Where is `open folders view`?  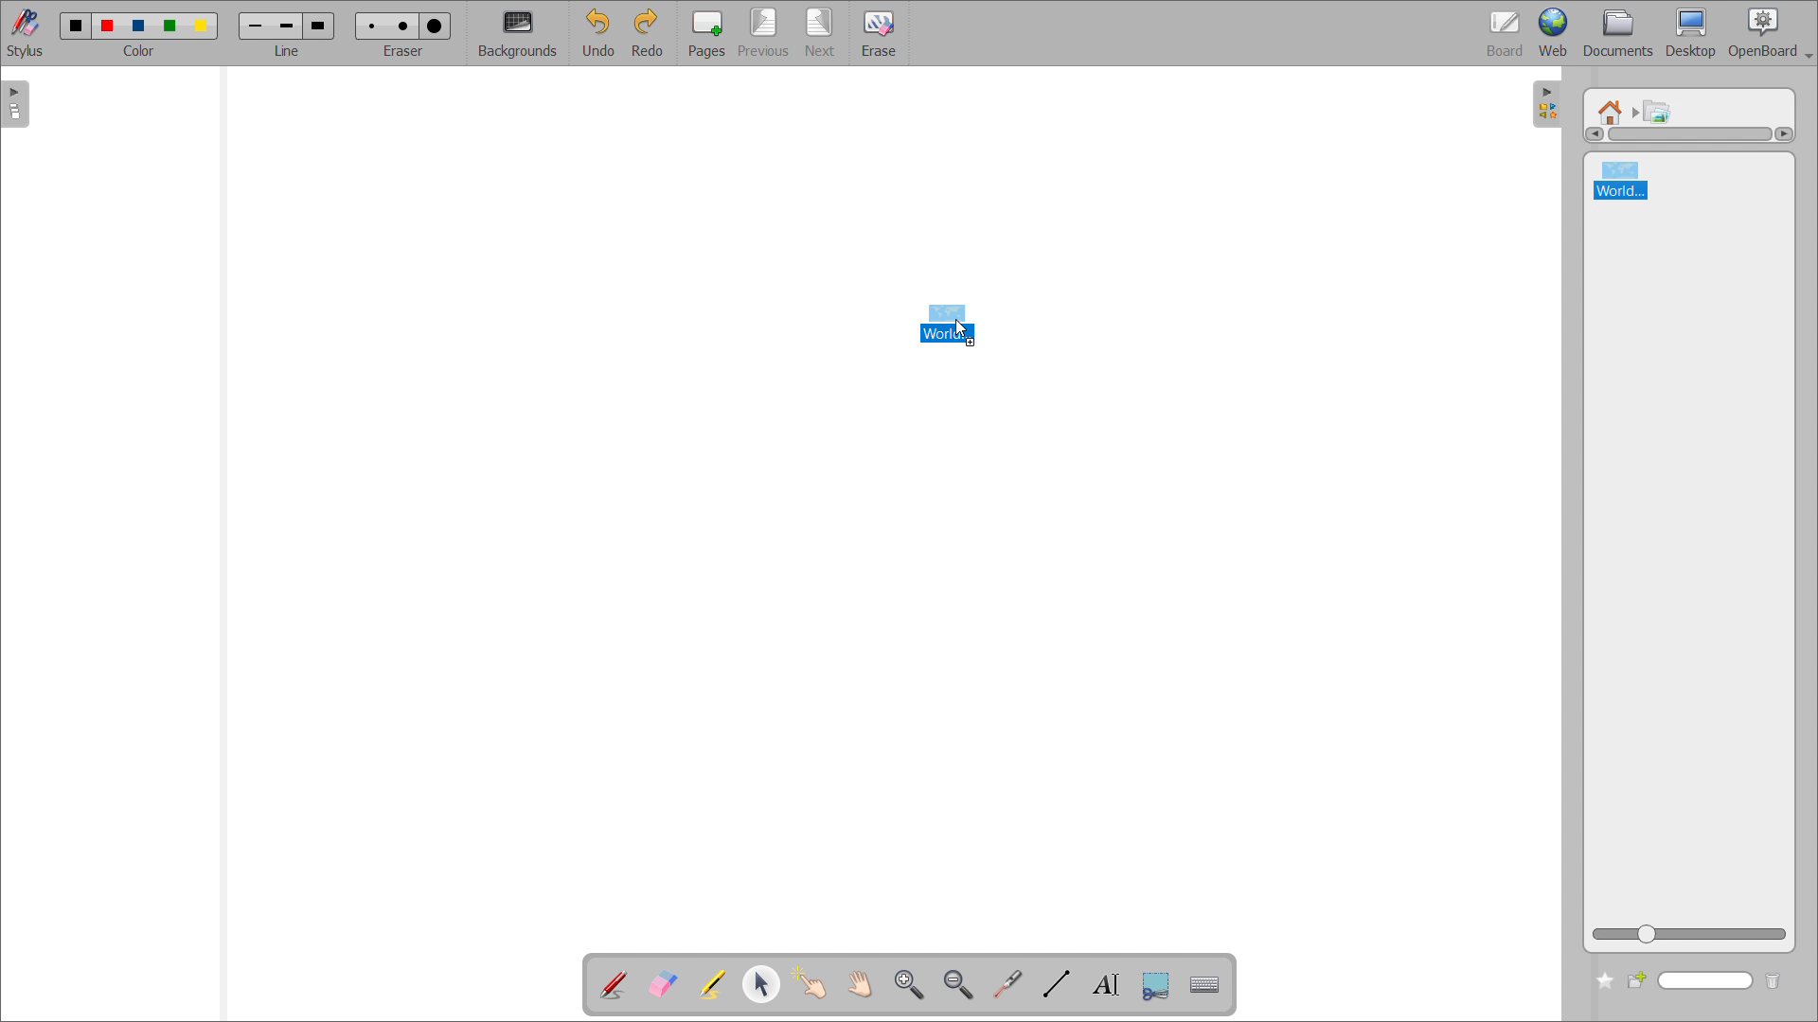 open folders view is located at coordinates (1546, 103).